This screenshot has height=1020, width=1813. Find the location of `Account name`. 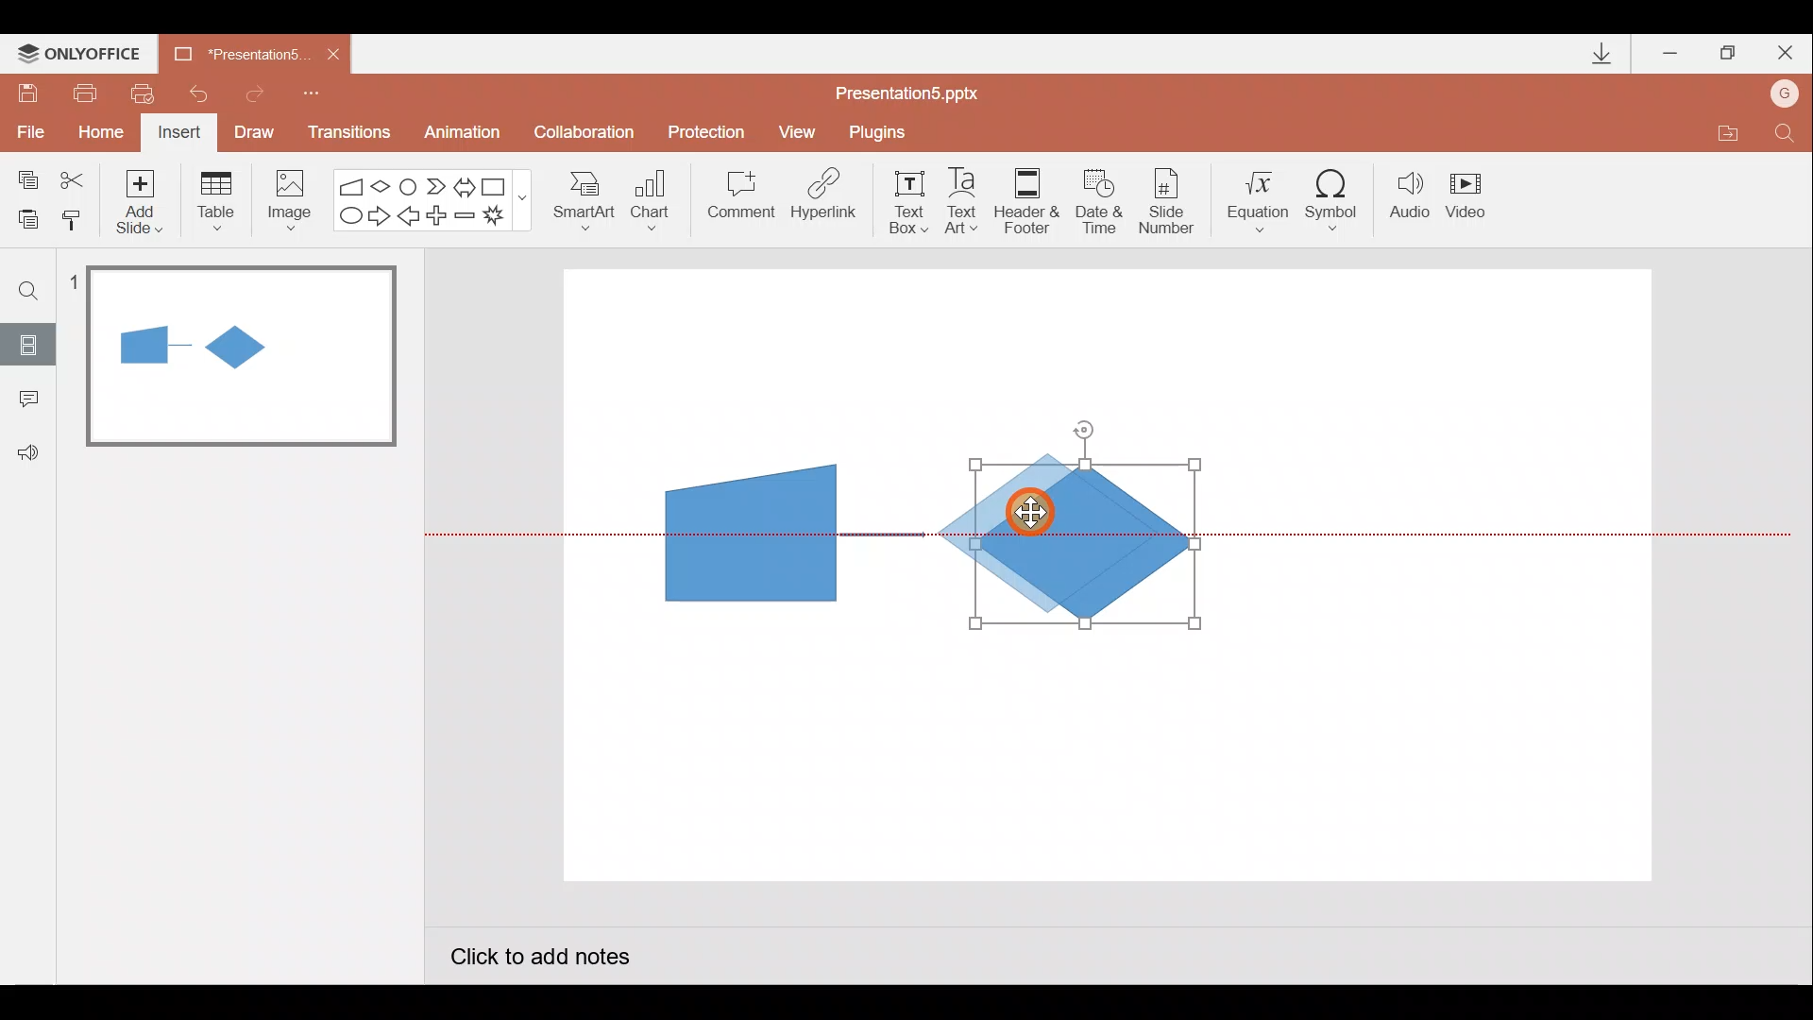

Account name is located at coordinates (1786, 95).